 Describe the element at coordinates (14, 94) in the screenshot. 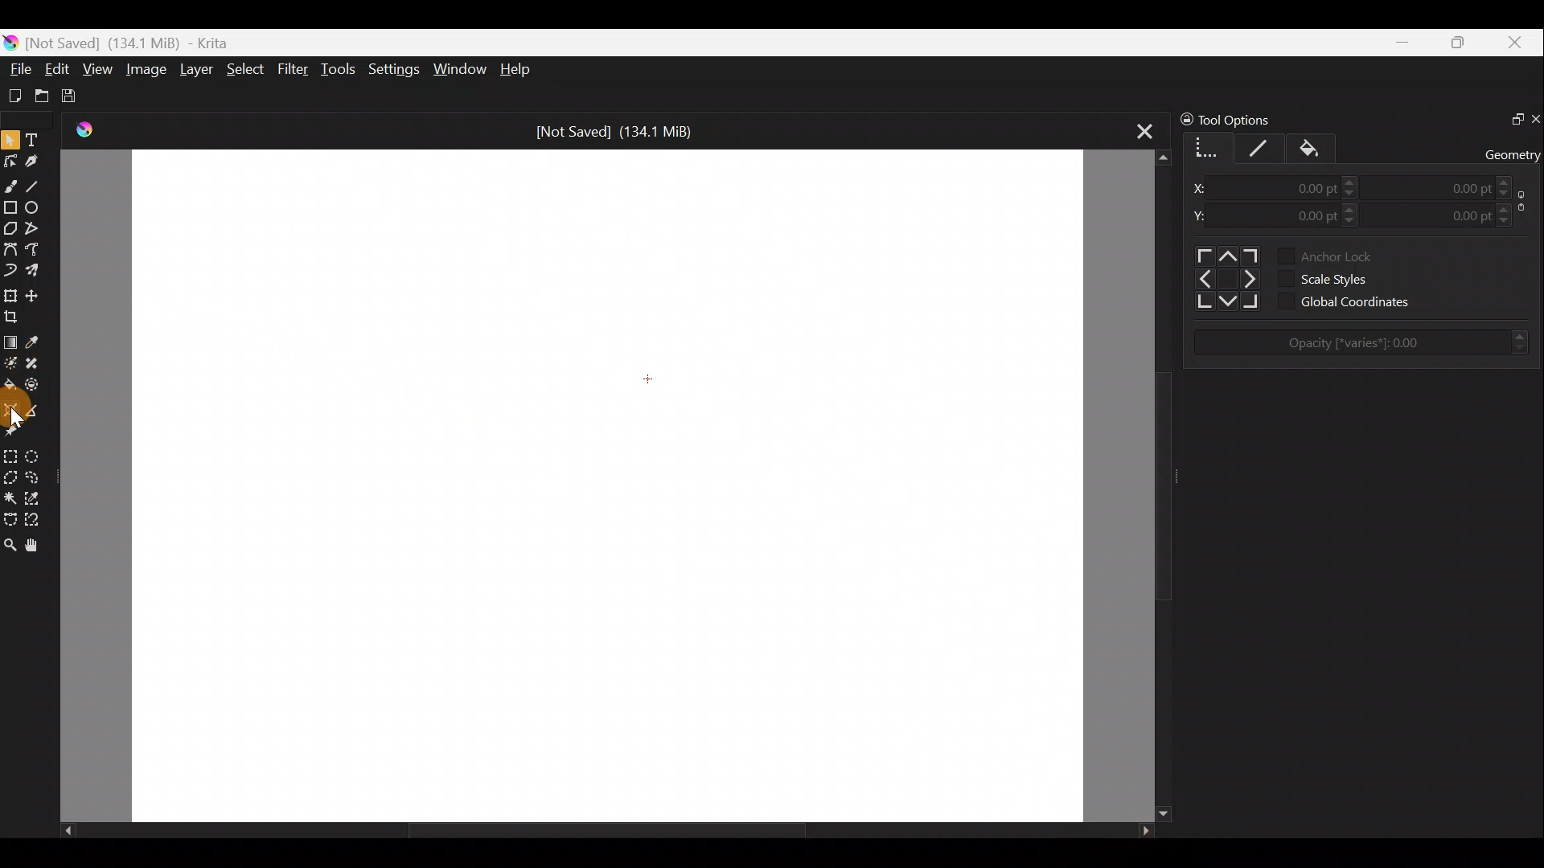

I see `Create new document` at that location.